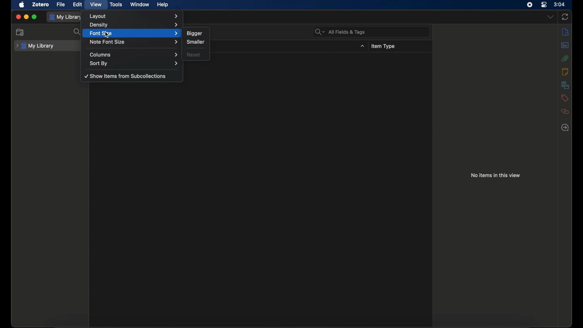 Image resolution: width=583 pixels, height=328 pixels. I want to click on window, so click(140, 5).